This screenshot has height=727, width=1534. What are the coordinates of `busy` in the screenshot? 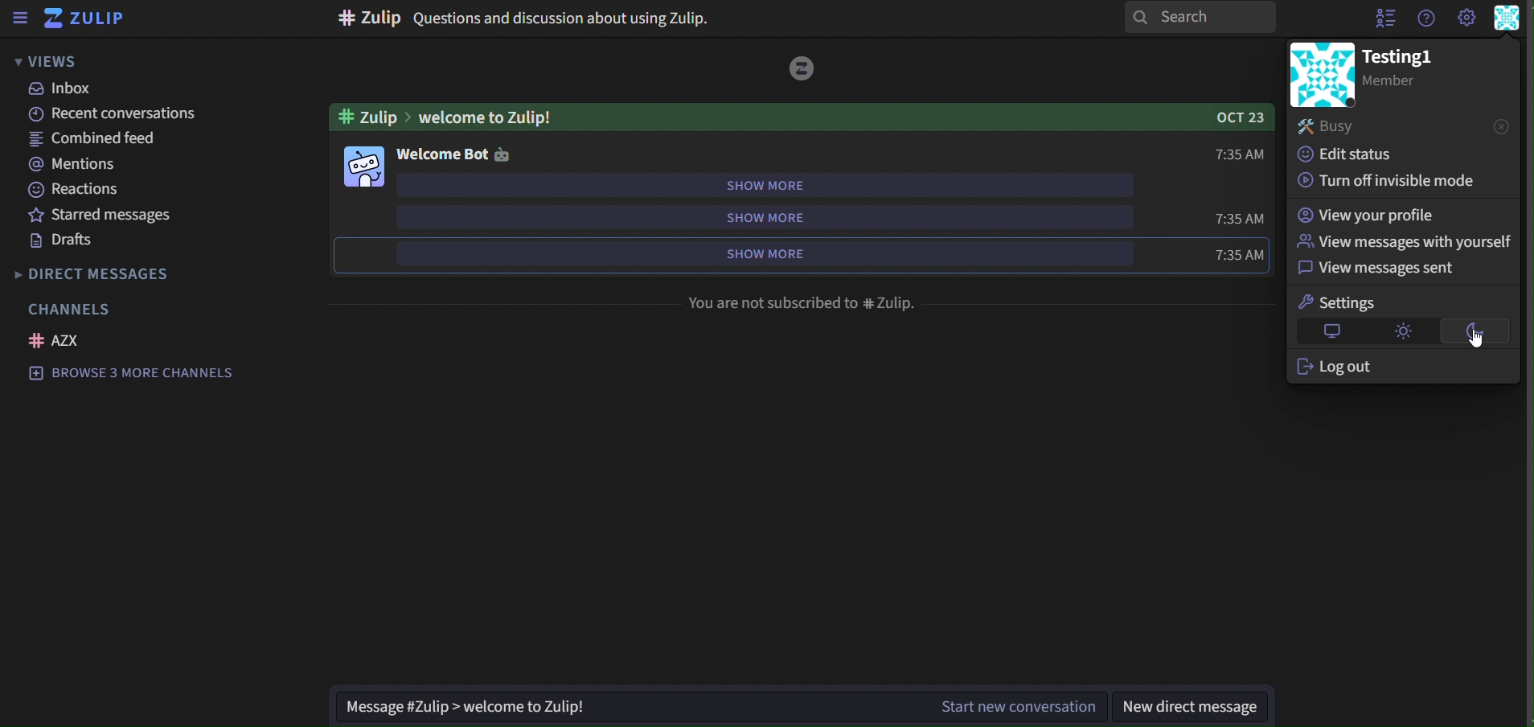 It's located at (1403, 128).